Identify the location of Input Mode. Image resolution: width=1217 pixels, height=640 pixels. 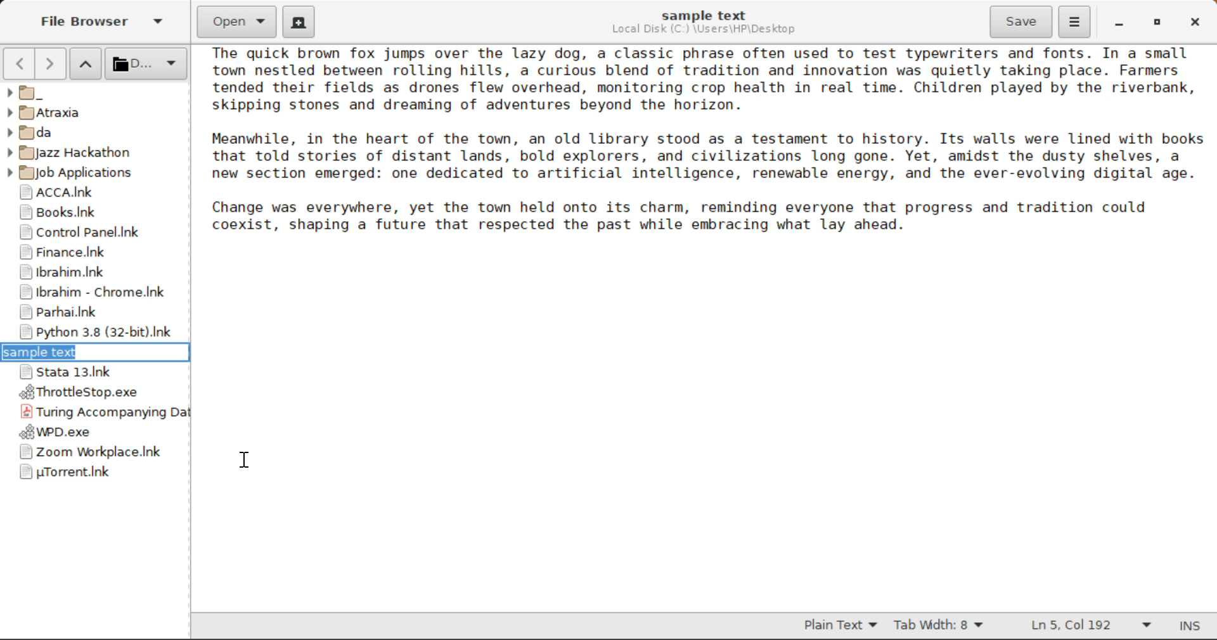
(1195, 627).